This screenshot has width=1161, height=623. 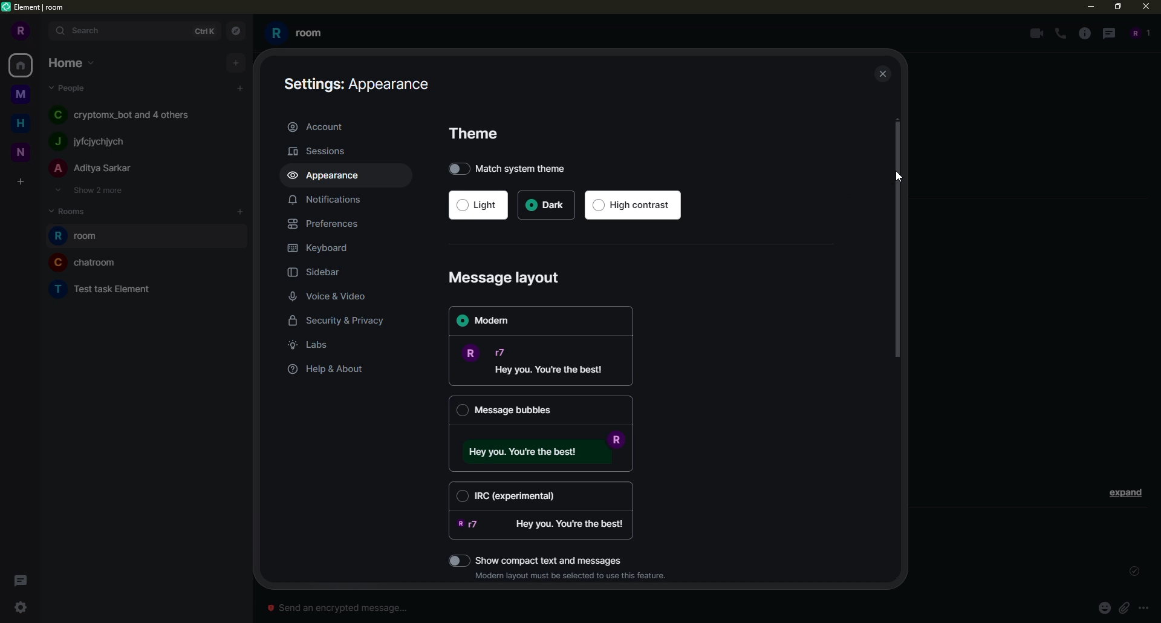 I want to click on voice & video, so click(x=332, y=297).